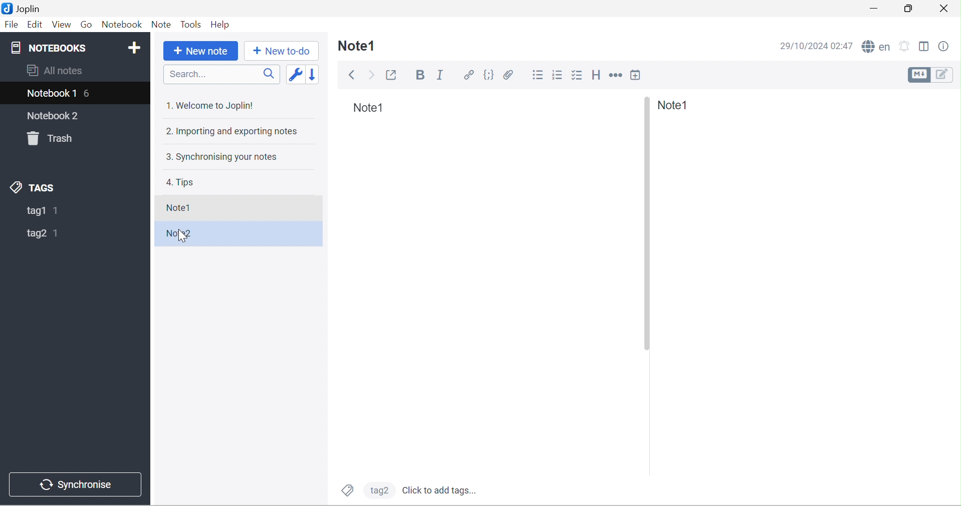 This screenshot has width=961, height=506. What do you see at coordinates (347, 491) in the screenshot?
I see `Tags` at bounding box center [347, 491].